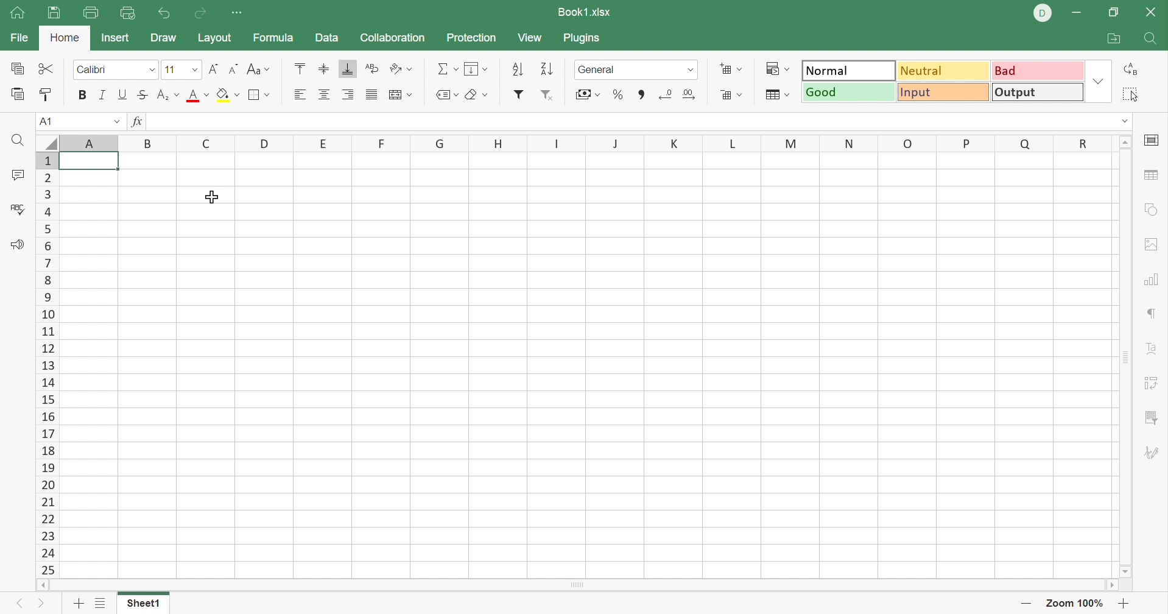 This screenshot has width=1168, height=614. What do you see at coordinates (197, 96) in the screenshot?
I see `Font color` at bounding box center [197, 96].